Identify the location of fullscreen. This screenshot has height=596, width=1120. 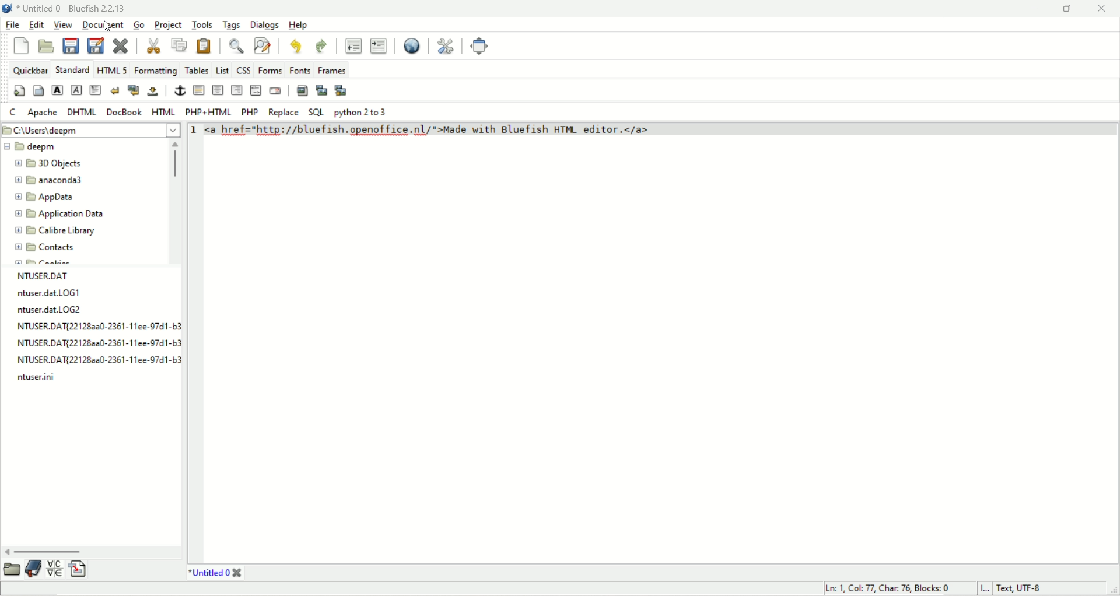
(480, 47).